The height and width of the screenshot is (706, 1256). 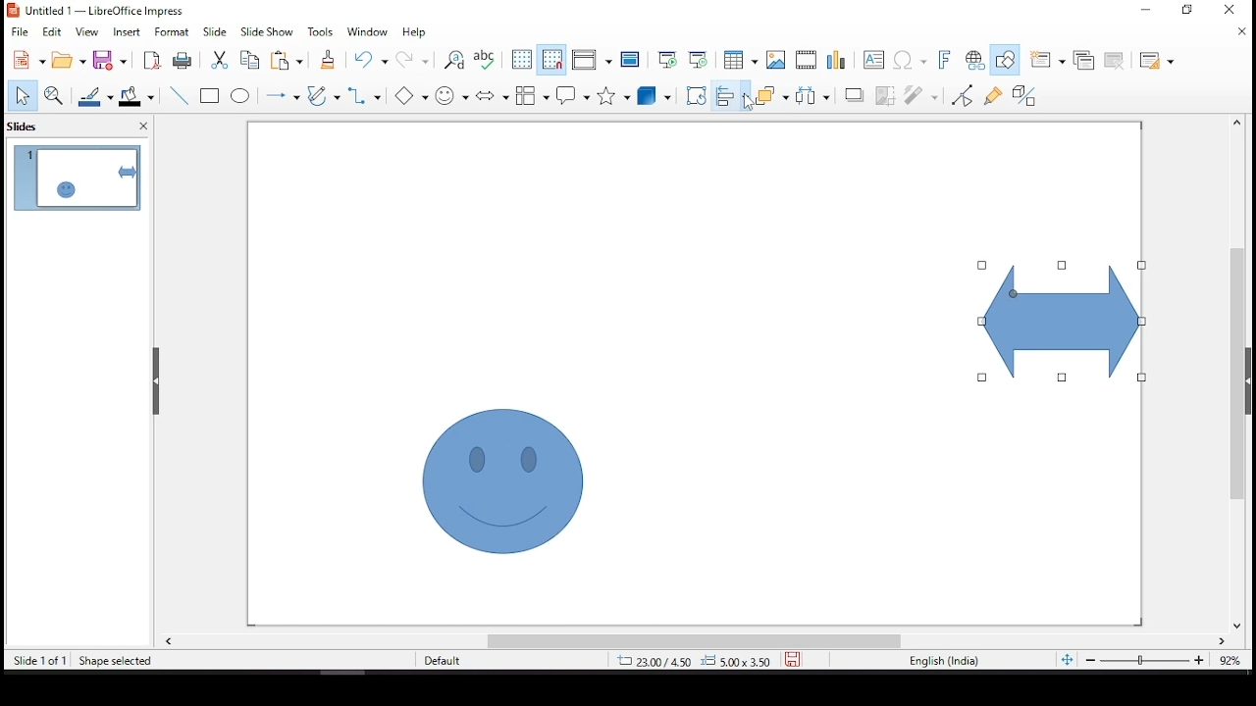 What do you see at coordinates (664, 58) in the screenshot?
I see `start from first slide` at bounding box center [664, 58].